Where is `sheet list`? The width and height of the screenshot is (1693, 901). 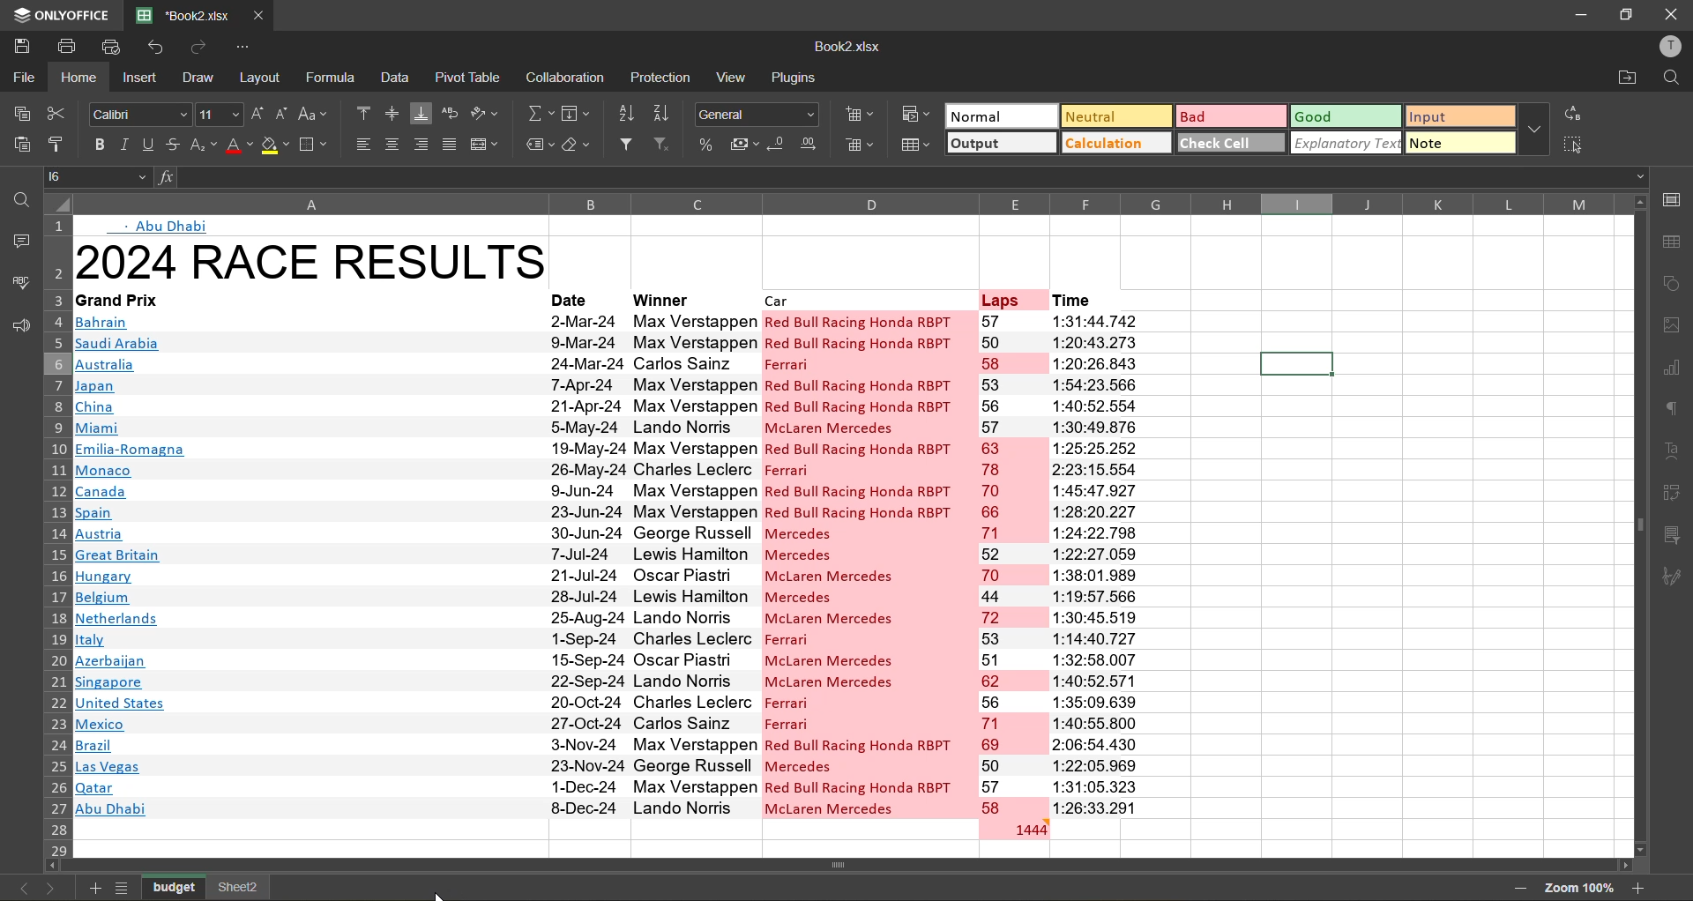 sheet list is located at coordinates (122, 887).